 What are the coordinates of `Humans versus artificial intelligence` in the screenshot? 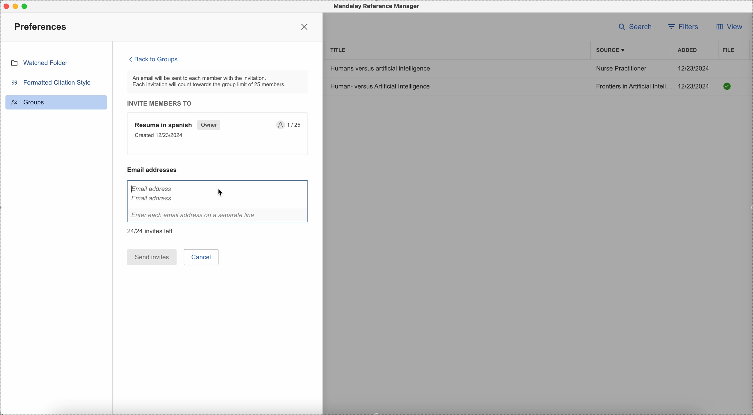 It's located at (379, 68).